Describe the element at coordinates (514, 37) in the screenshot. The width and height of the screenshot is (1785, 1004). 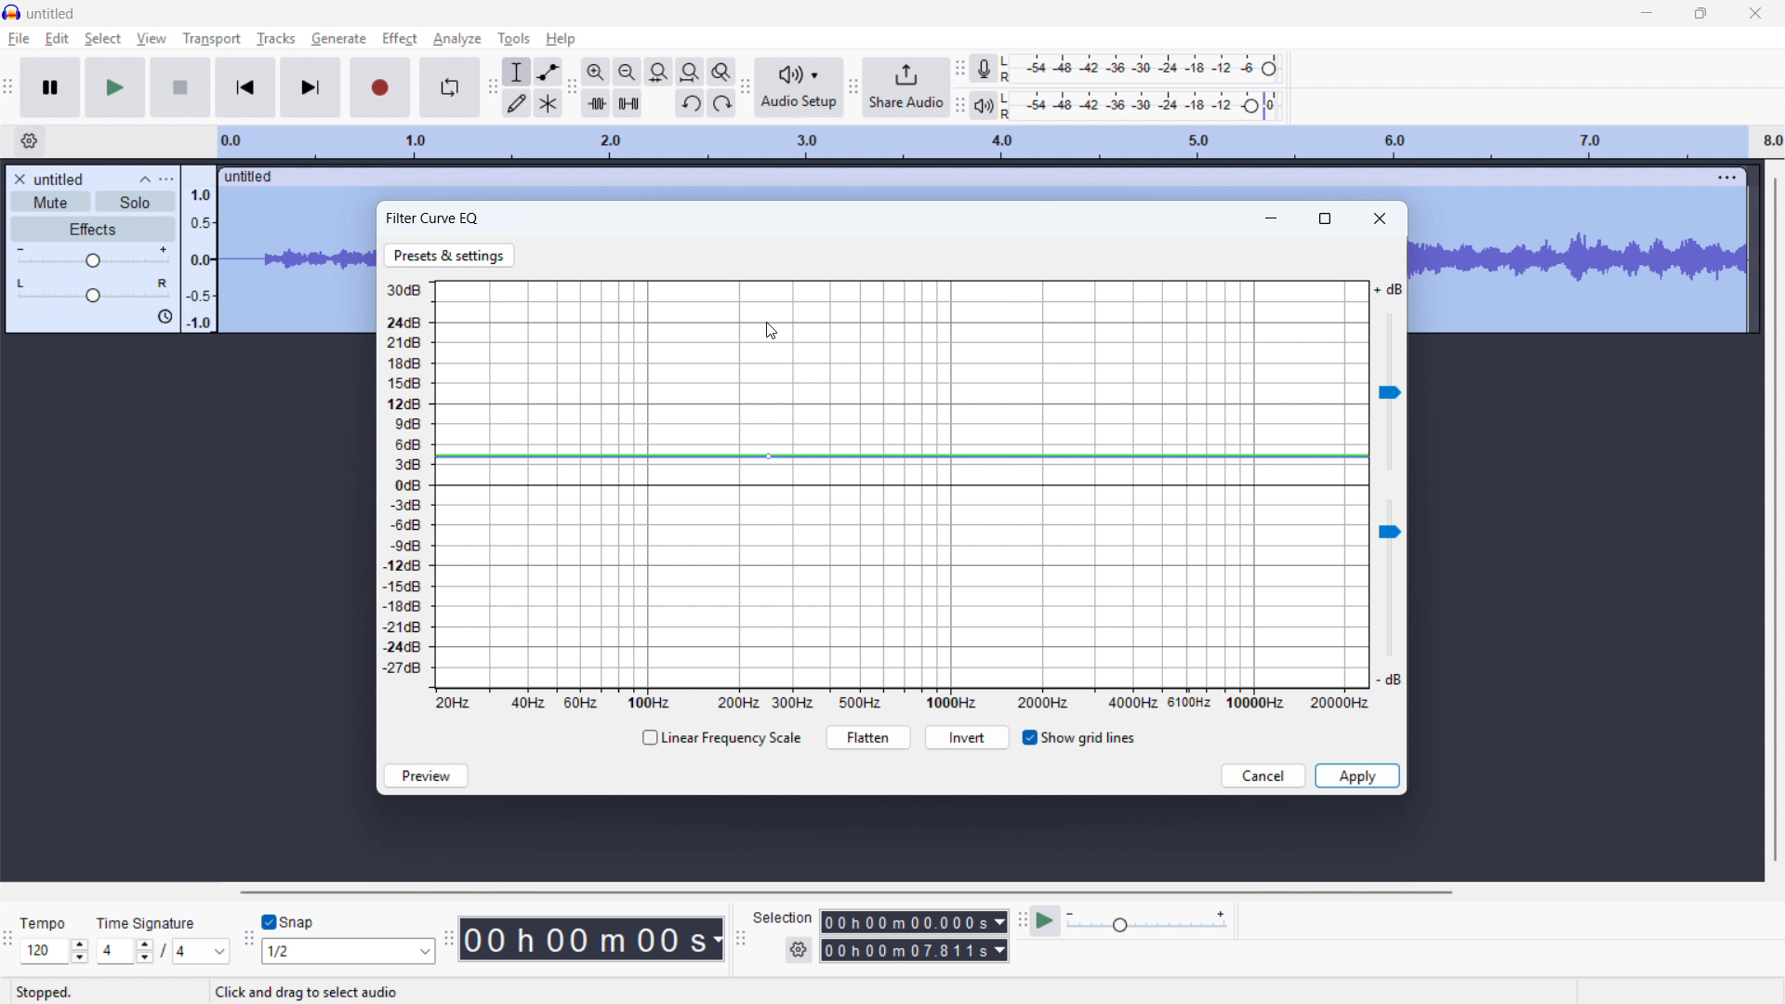
I see `tools` at that location.